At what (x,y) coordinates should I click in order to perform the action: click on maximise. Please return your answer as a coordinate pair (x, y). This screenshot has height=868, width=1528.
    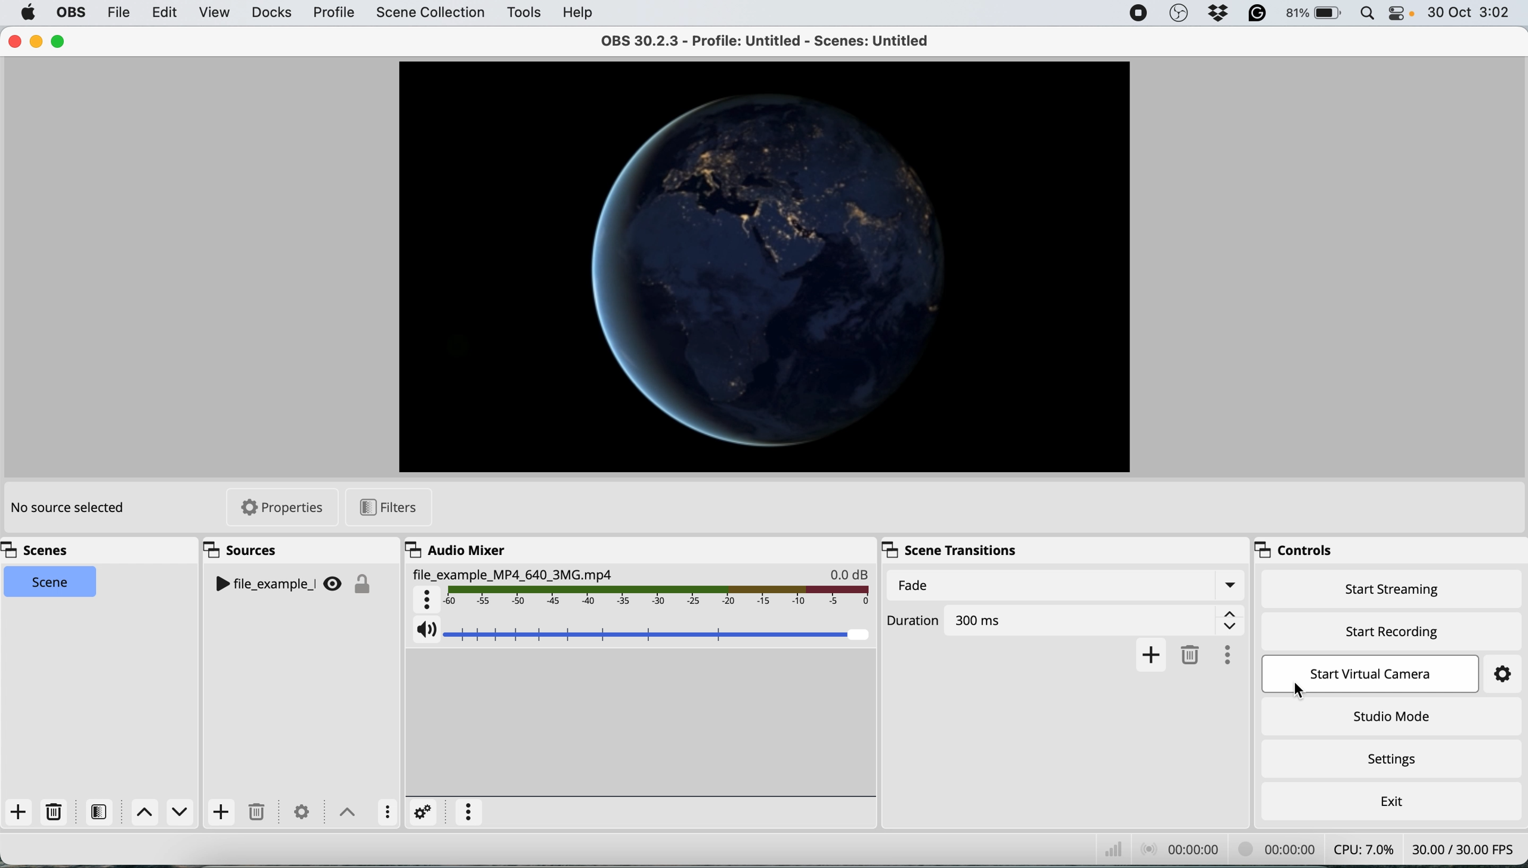
    Looking at the image, I should click on (60, 42).